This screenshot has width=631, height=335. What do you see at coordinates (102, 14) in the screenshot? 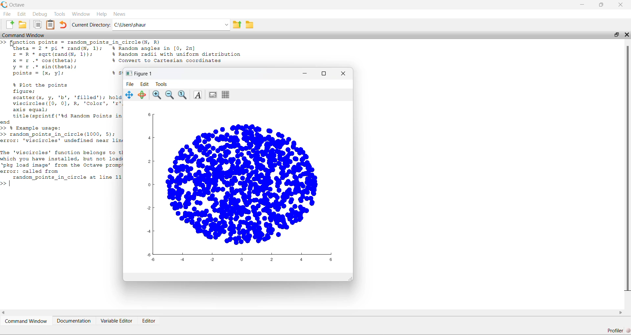
I see `Help` at bounding box center [102, 14].